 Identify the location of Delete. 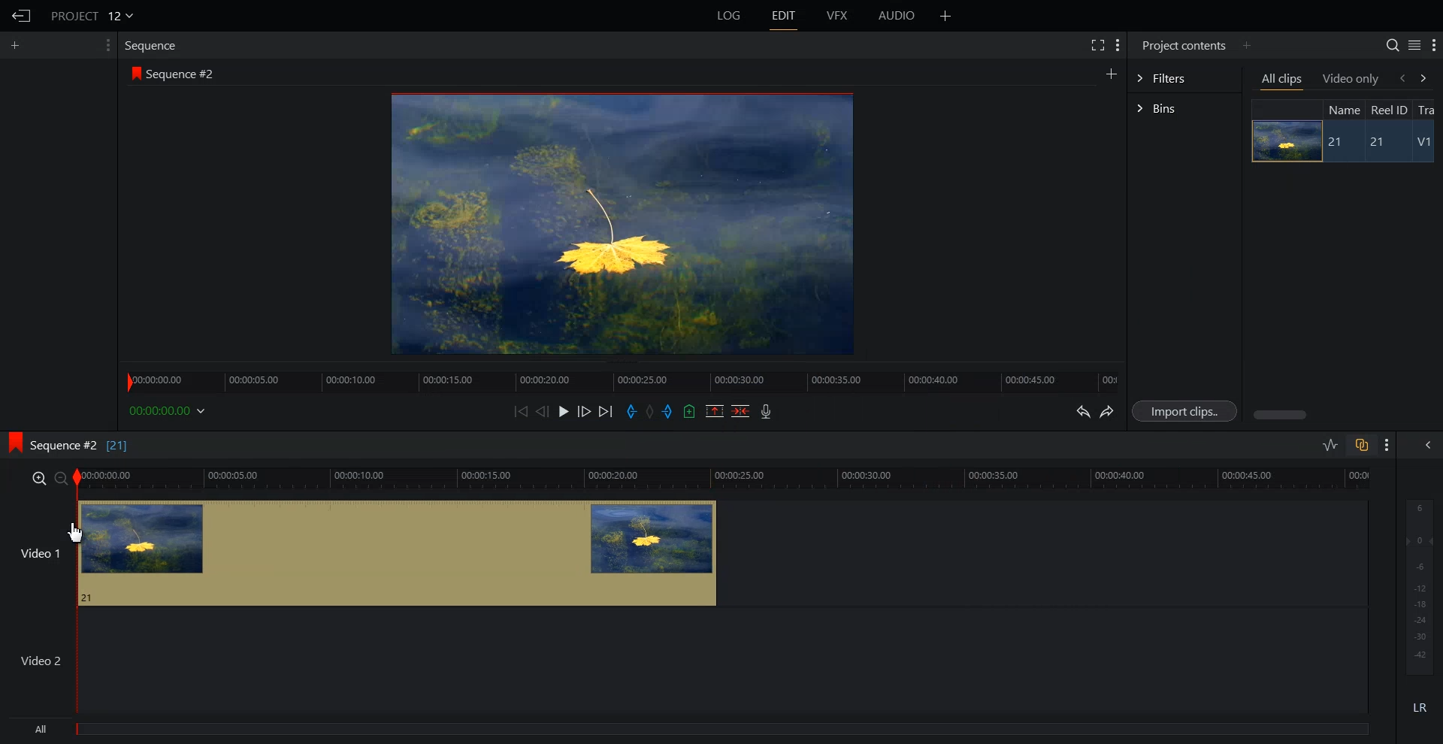
(741, 411).